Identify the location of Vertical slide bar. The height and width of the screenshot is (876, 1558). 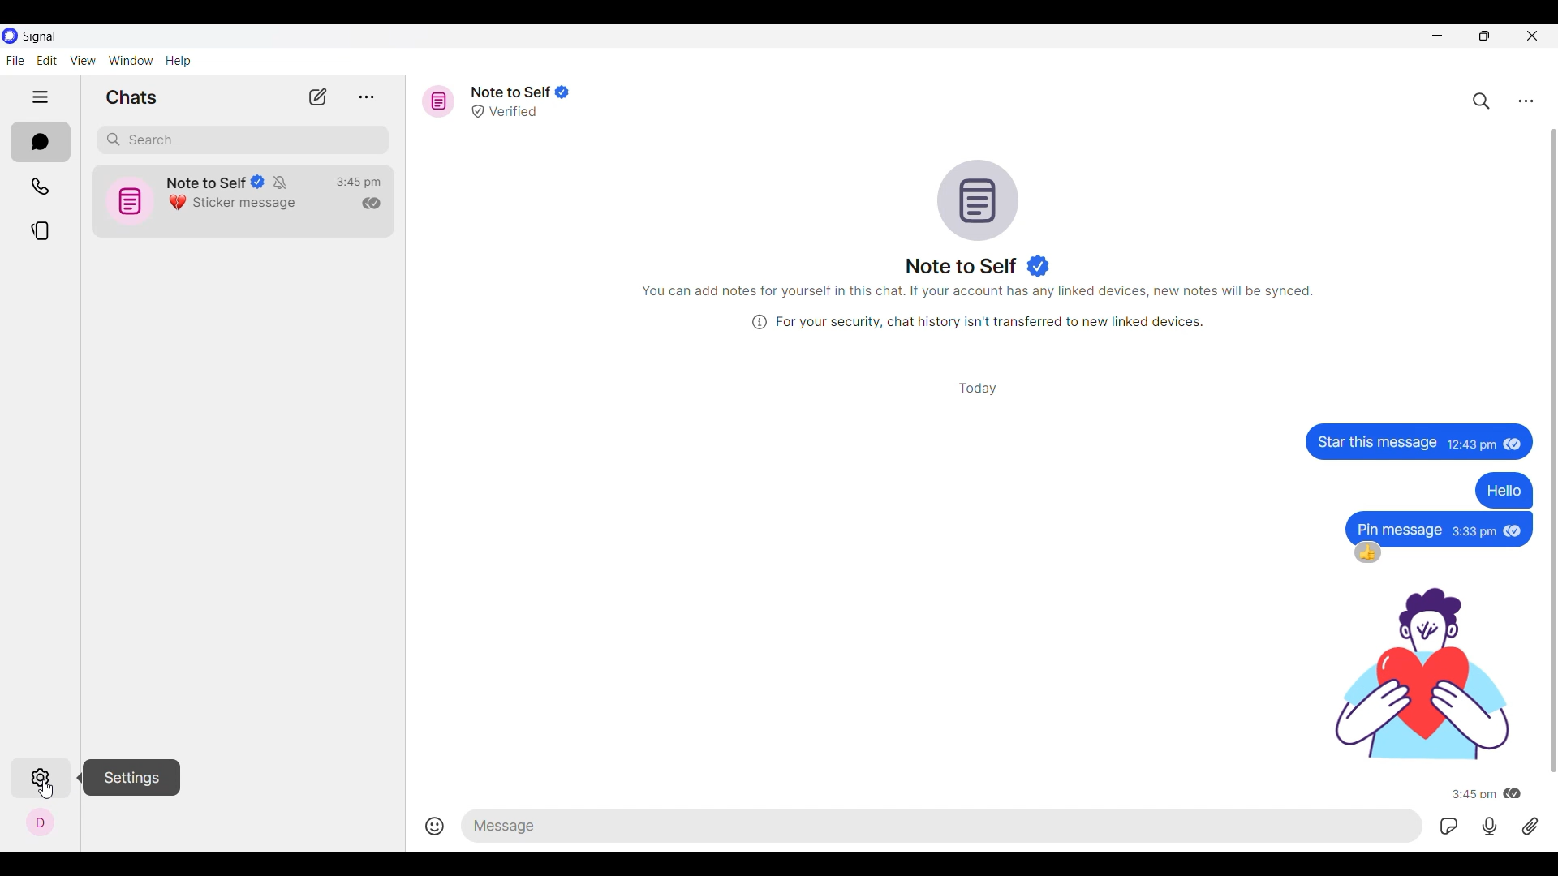
(1557, 449).